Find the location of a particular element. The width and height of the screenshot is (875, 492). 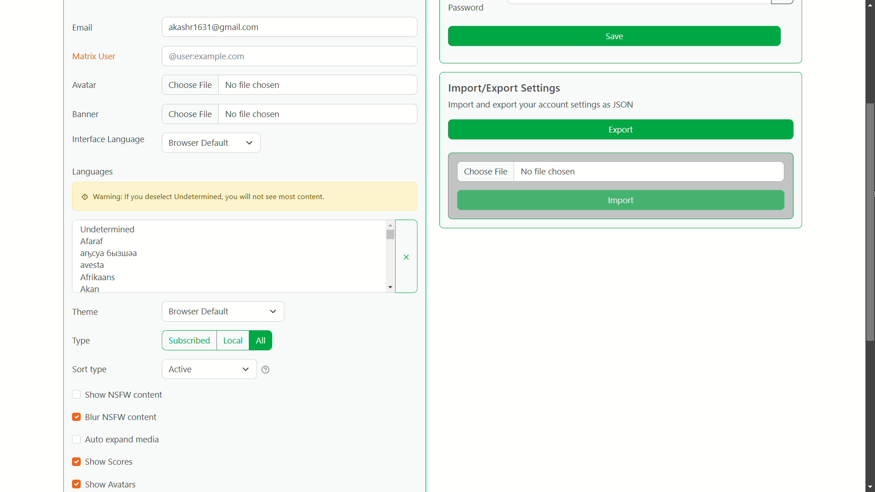

afrikaans is located at coordinates (98, 277).